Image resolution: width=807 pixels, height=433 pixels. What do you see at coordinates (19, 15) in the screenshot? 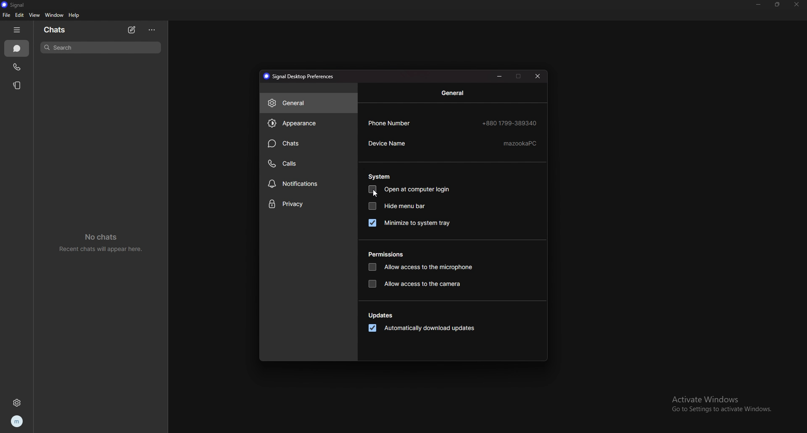
I see `edit` at bounding box center [19, 15].